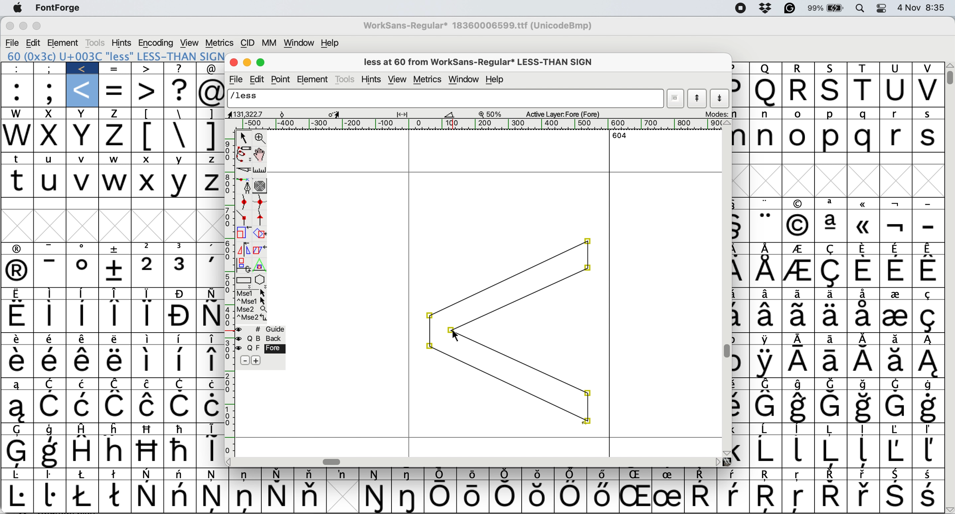 The height and width of the screenshot is (514, 955). Describe the element at coordinates (766, 294) in the screenshot. I see `Symbol` at that location.